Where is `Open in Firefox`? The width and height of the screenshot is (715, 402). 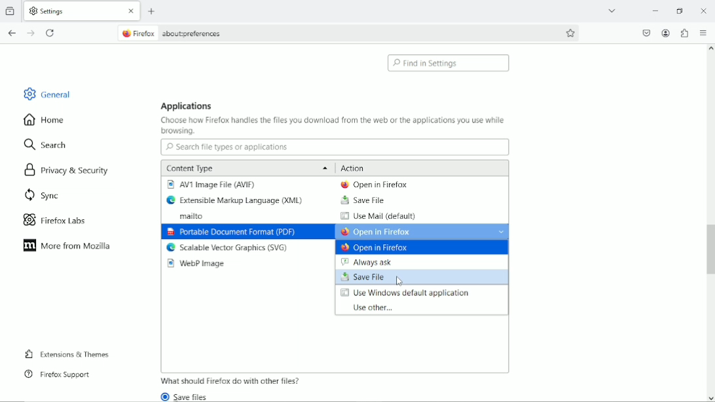 Open in Firefox is located at coordinates (379, 248).